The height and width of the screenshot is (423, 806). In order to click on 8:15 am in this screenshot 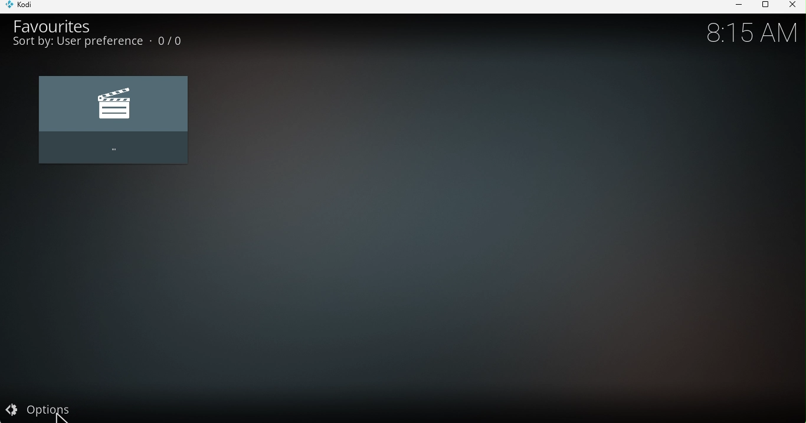, I will do `click(750, 33)`.